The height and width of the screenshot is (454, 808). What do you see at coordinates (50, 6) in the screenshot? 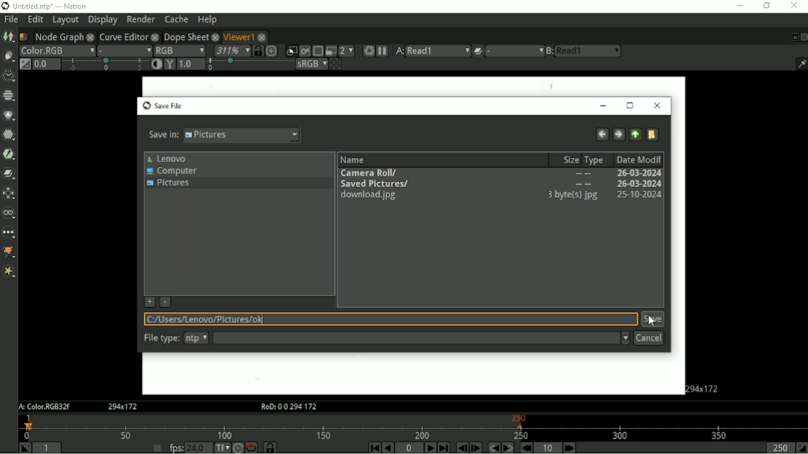
I see `title` at bounding box center [50, 6].